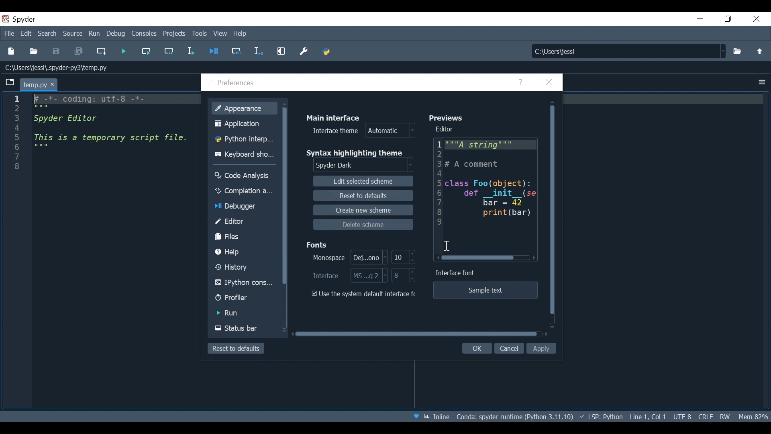  What do you see at coordinates (700, 19) in the screenshot?
I see `Minimize` at bounding box center [700, 19].